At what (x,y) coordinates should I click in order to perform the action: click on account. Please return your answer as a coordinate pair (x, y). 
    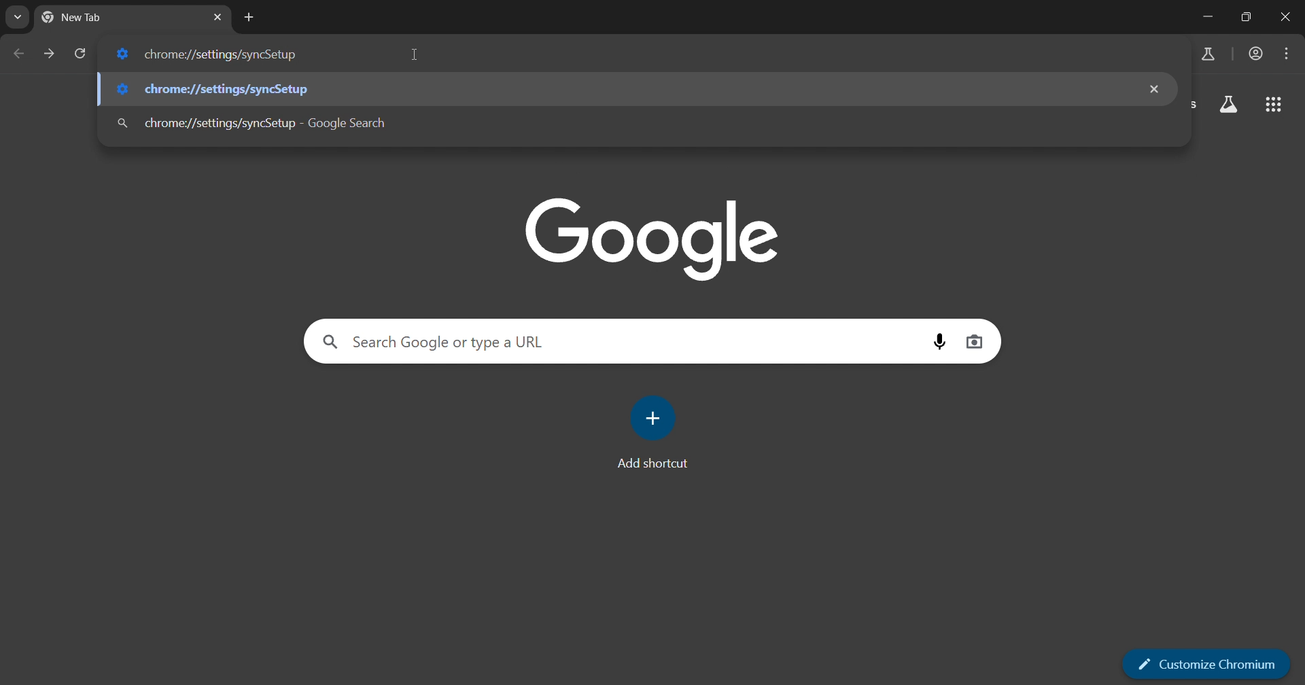
    Looking at the image, I should click on (1255, 54).